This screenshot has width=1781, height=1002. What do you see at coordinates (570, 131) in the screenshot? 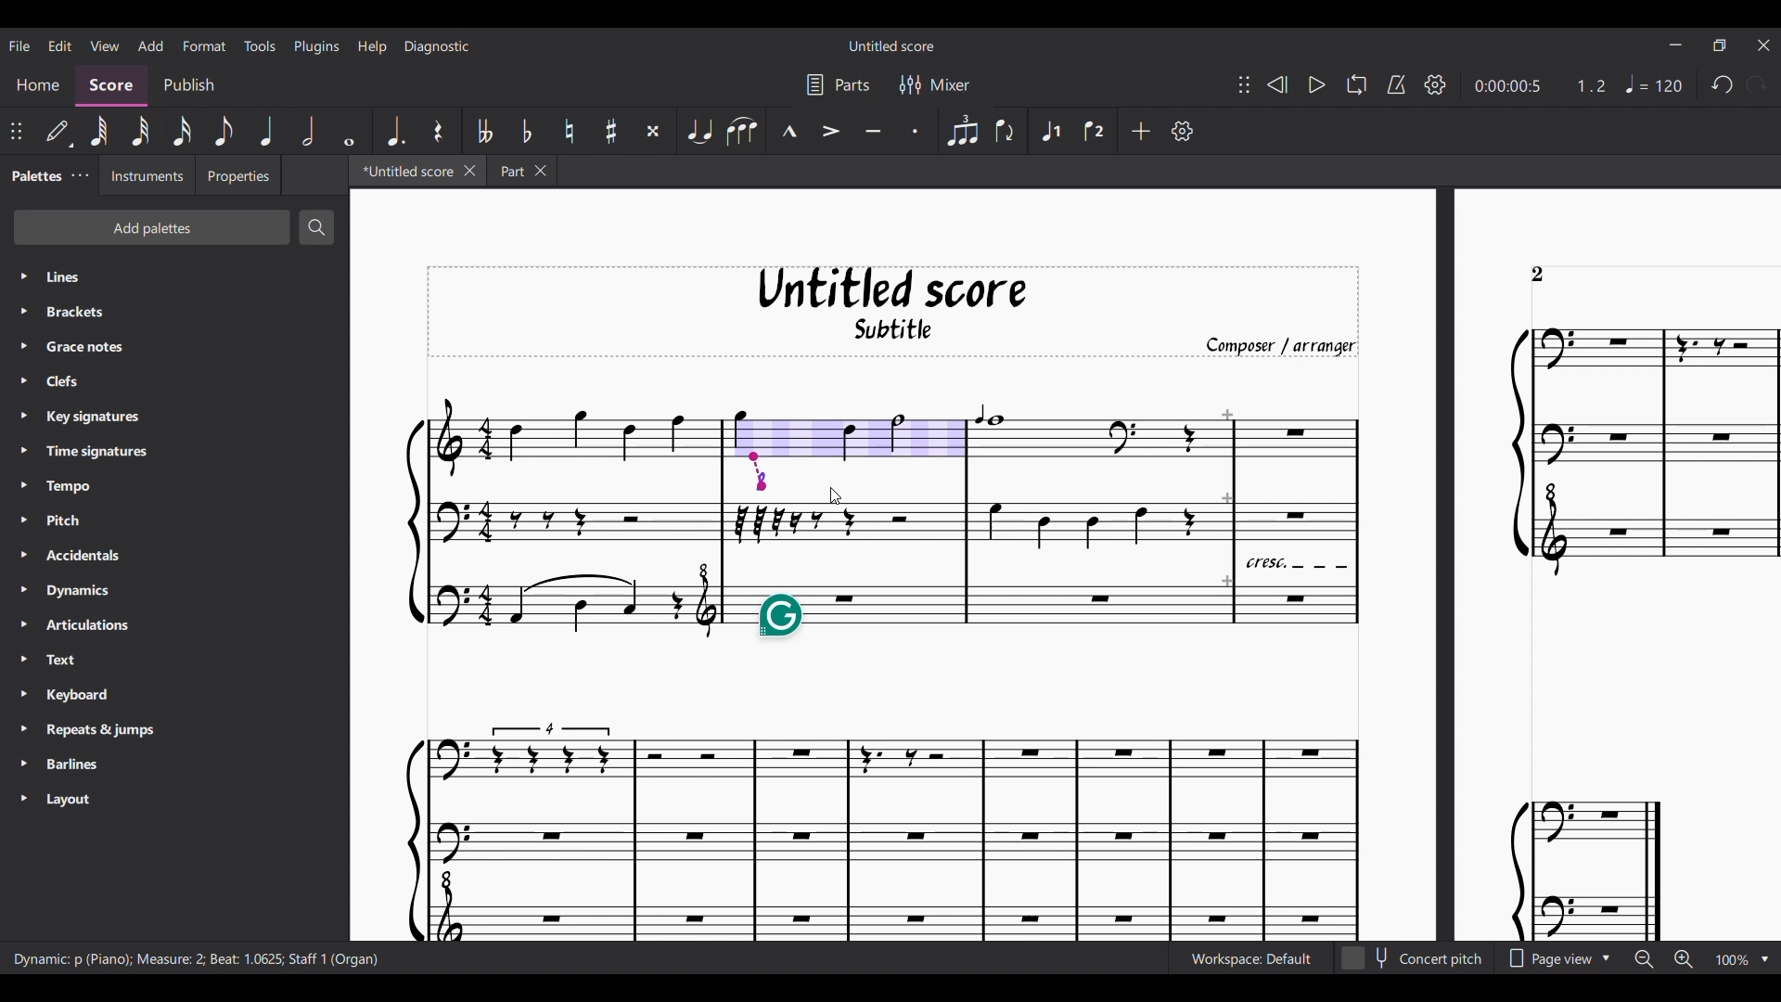
I see `Toggle natural` at bounding box center [570, 131].